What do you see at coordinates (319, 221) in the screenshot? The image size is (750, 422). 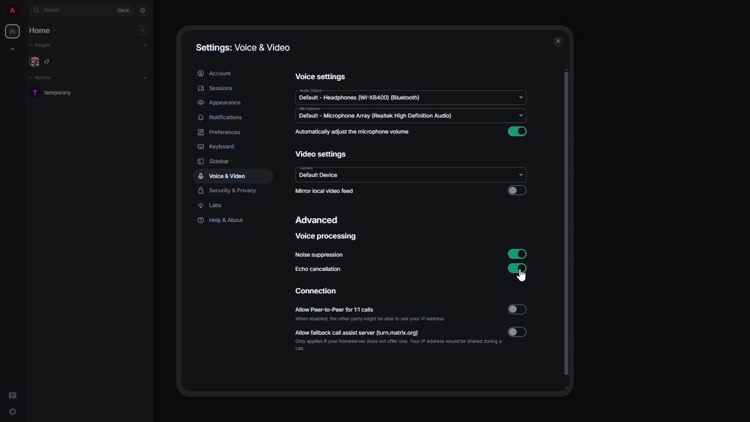 I see `advanced` at bounding box center [319, 221].